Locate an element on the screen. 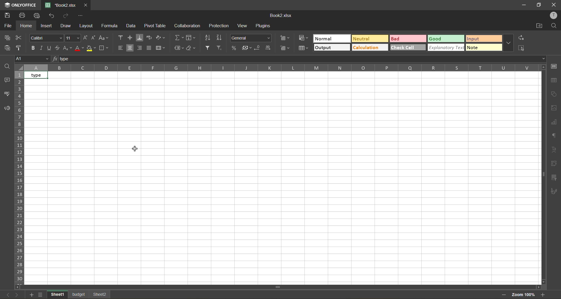  row numbers is located at coordinates (21, 178).